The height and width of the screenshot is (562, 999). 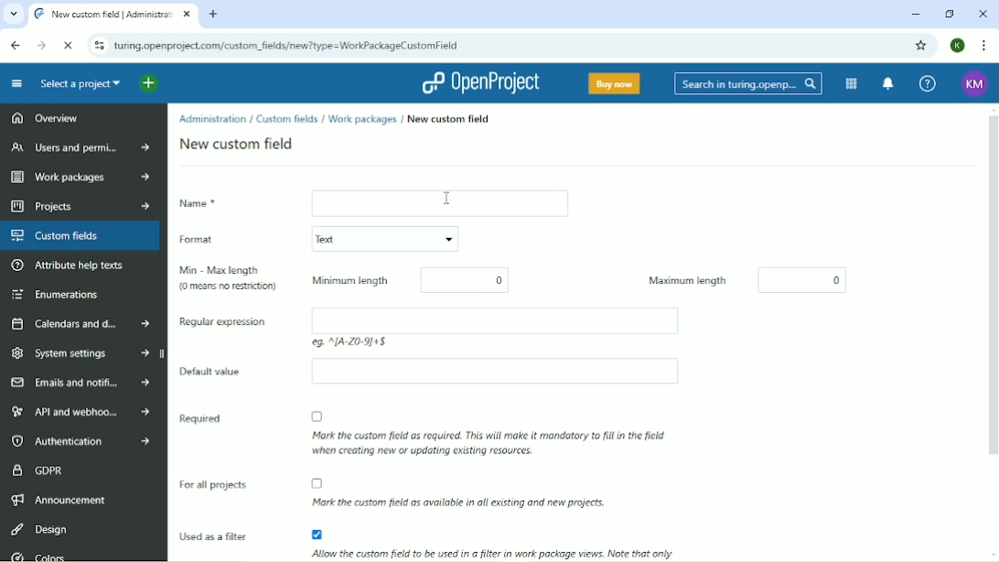 What do you see at coordinates (349, 343) in the screenshot?
I see `eg: ^(A-Z 0-9)+$` at bounding box center [349, 343].